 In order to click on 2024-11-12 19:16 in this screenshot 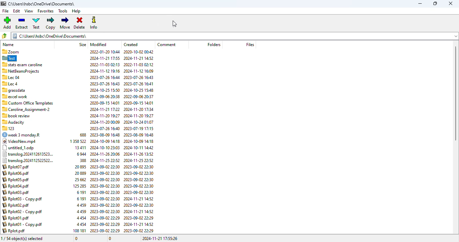, I will do `click(105, 71)`.